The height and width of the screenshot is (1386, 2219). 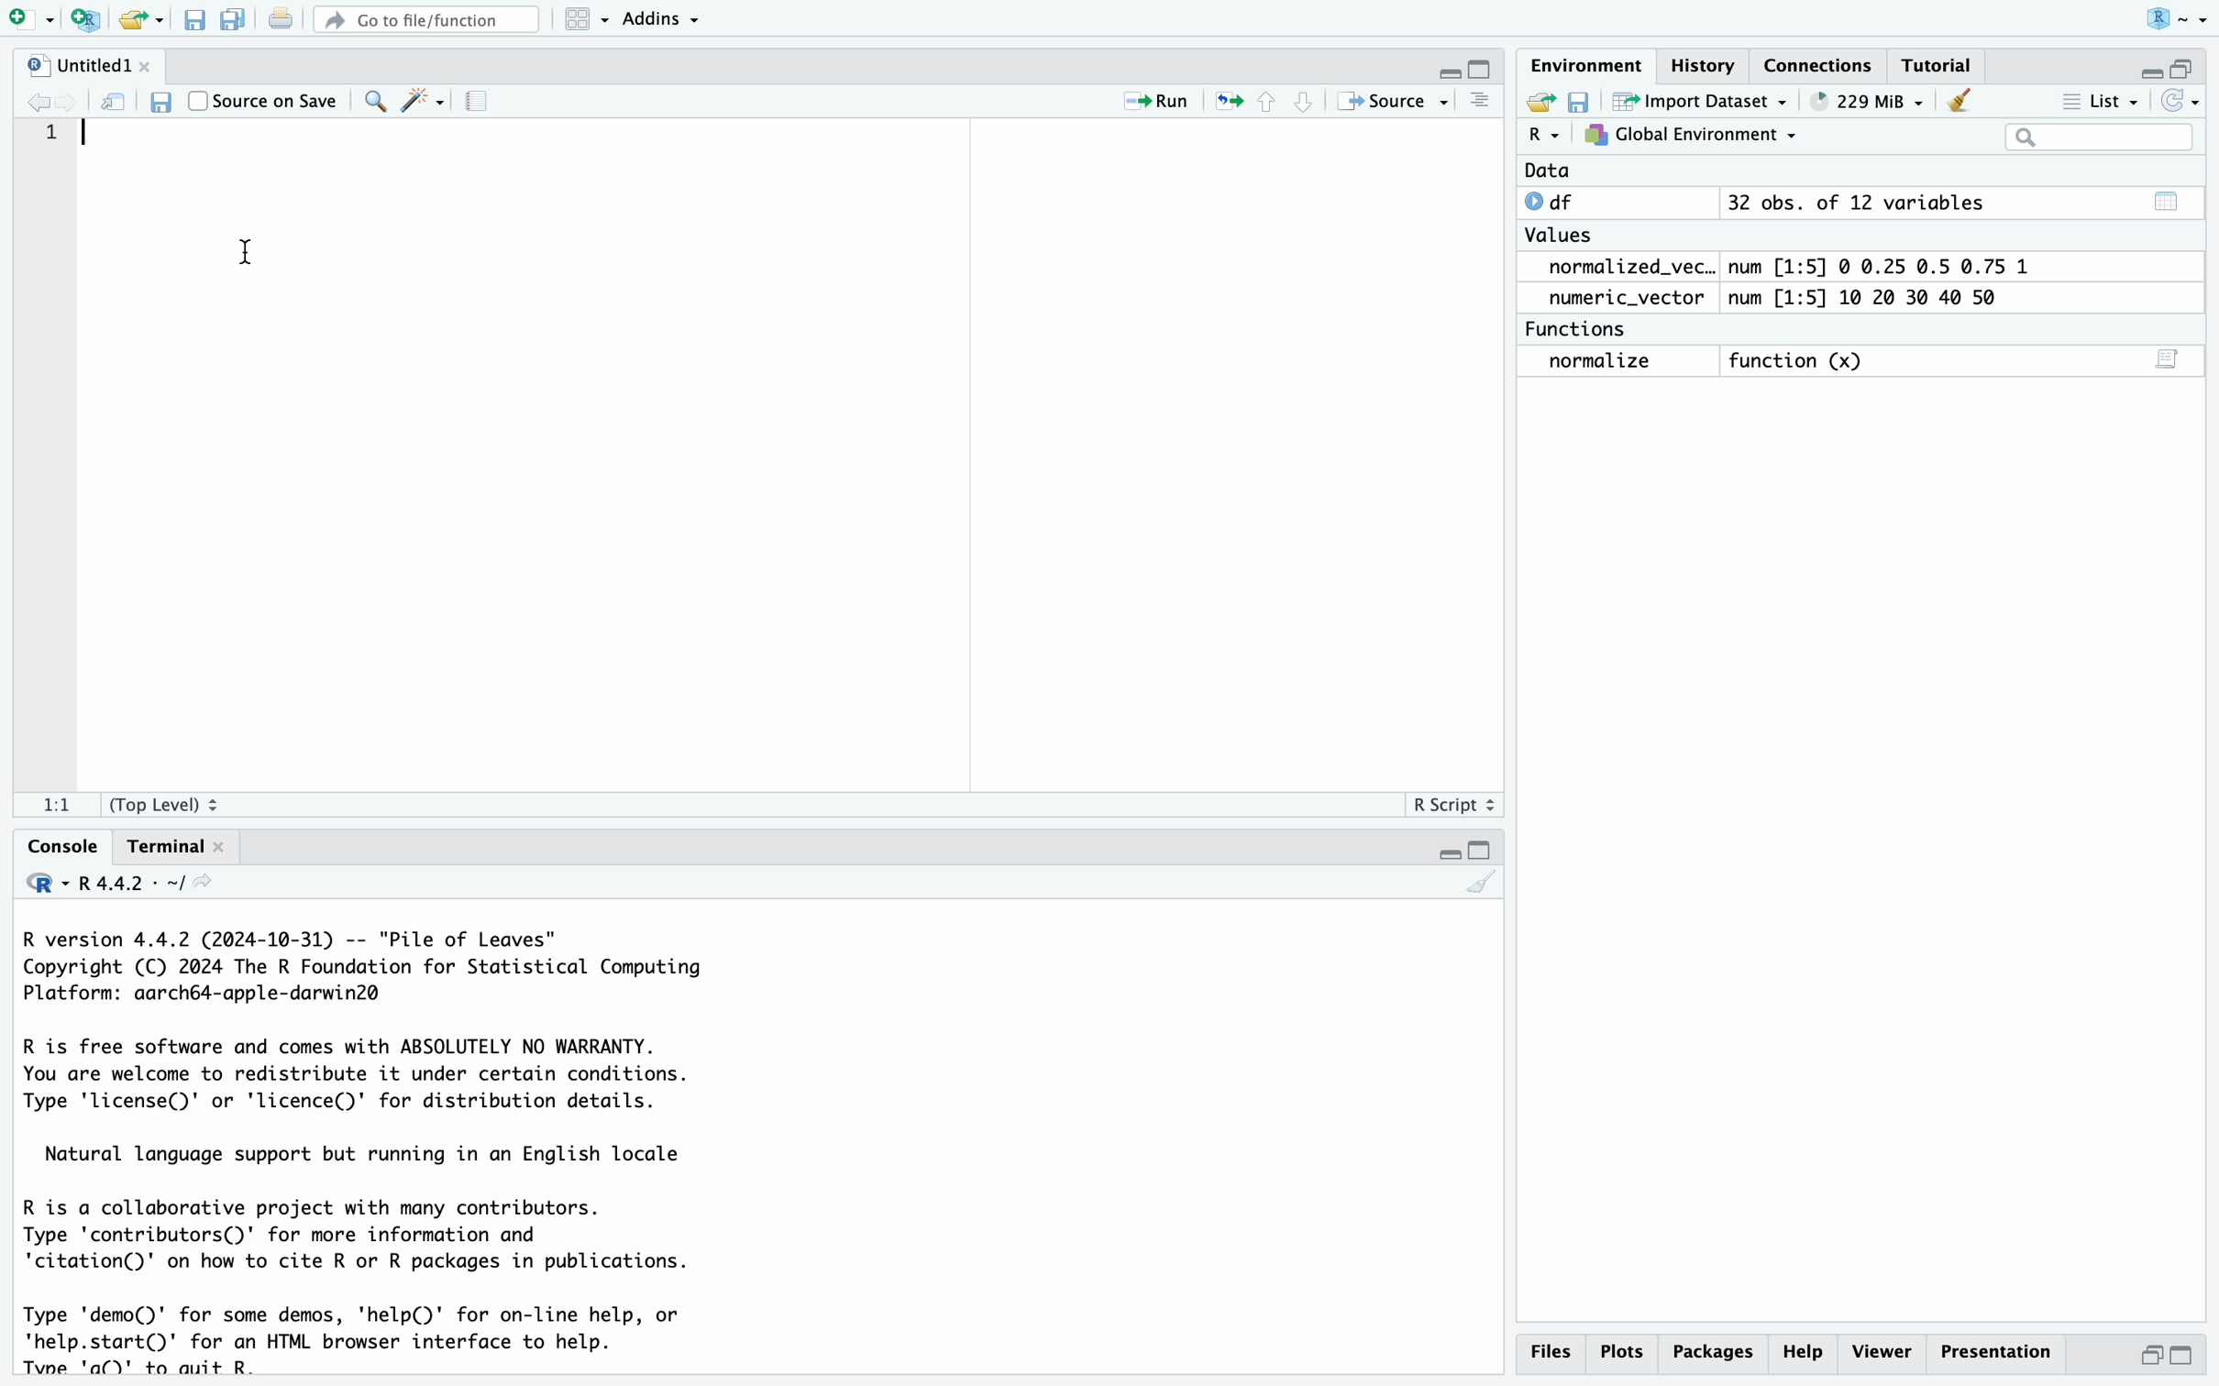 What do you see at coordinates (1482, 886) in the screenshot?
I see `clear console` at bounding box center [1482, 886].